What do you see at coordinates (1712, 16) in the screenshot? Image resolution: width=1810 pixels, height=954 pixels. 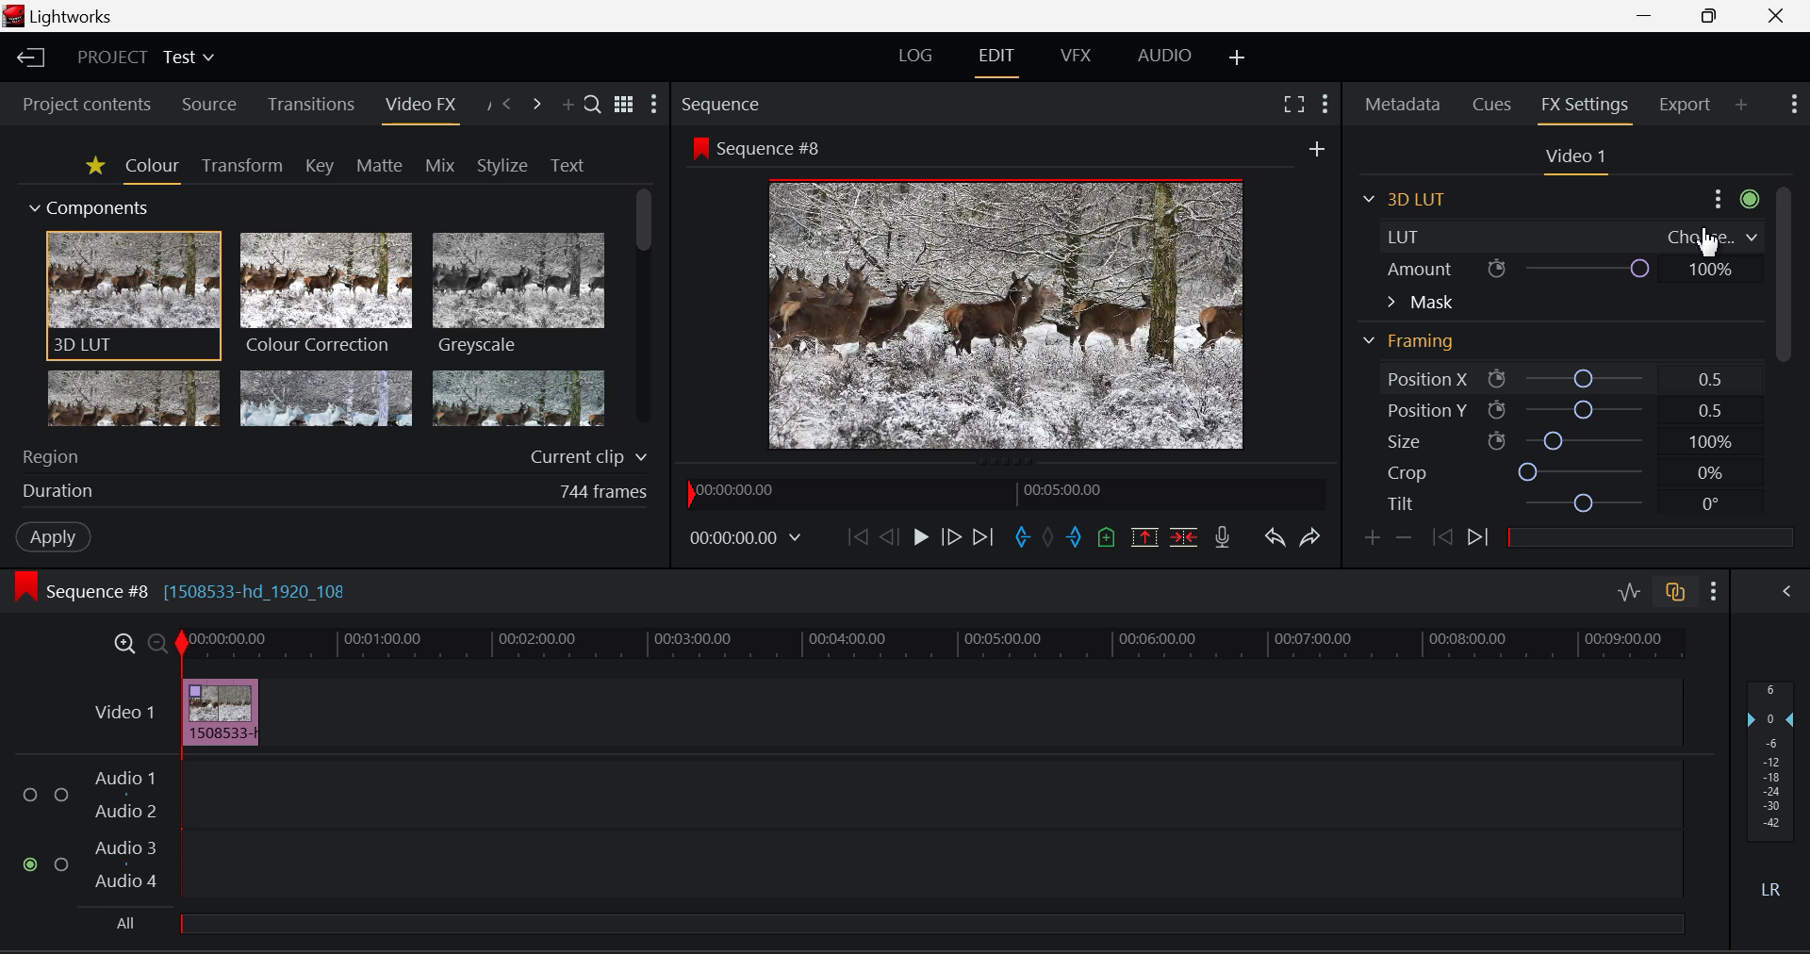 I see `Minimize` at bounding box center [1712, 16].